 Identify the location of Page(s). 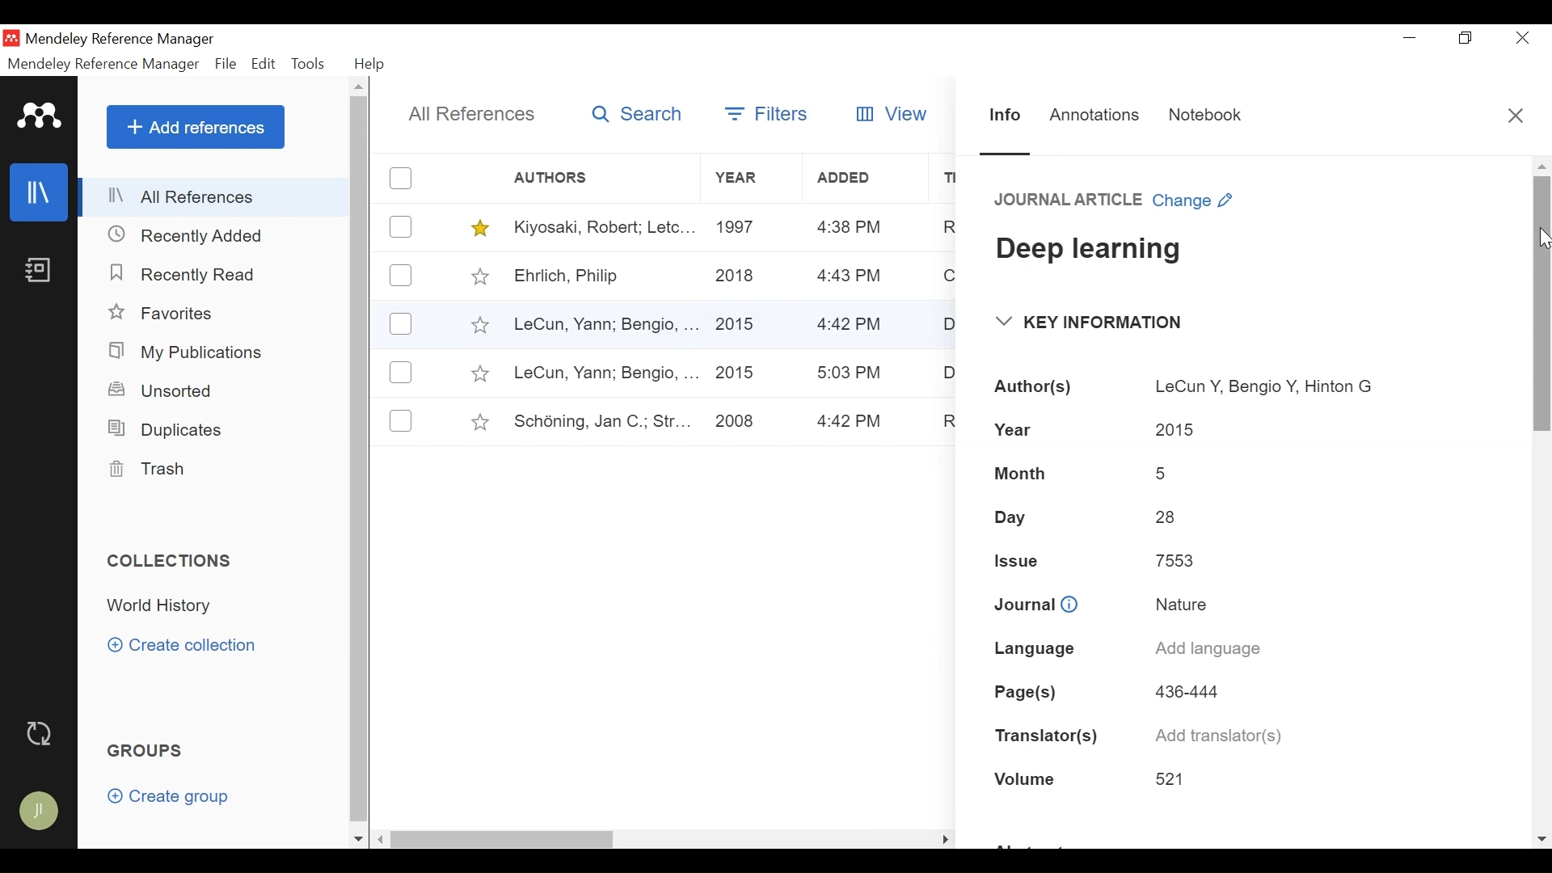
(1031, 689).